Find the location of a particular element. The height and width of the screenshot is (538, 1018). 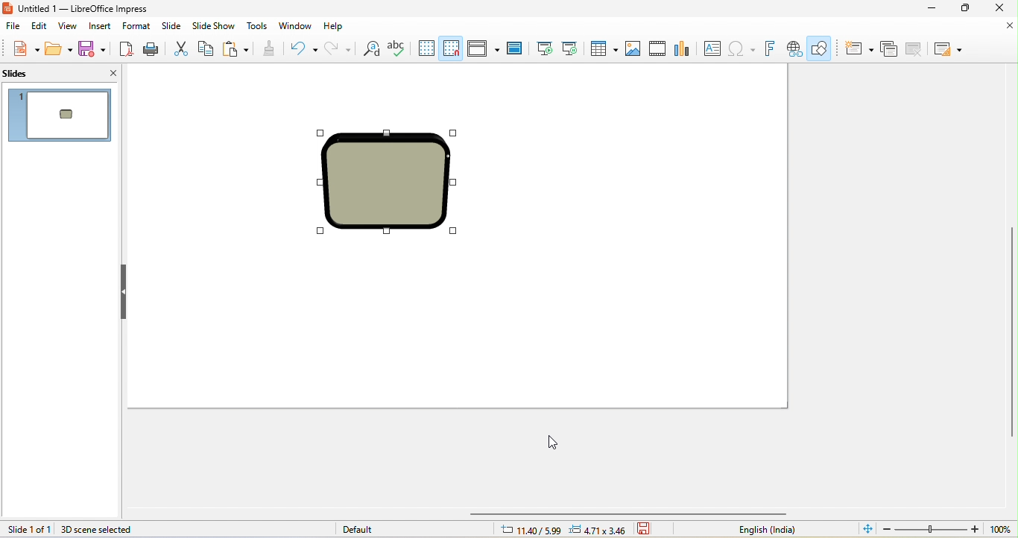

vedio is located at coordinates (660, 48).